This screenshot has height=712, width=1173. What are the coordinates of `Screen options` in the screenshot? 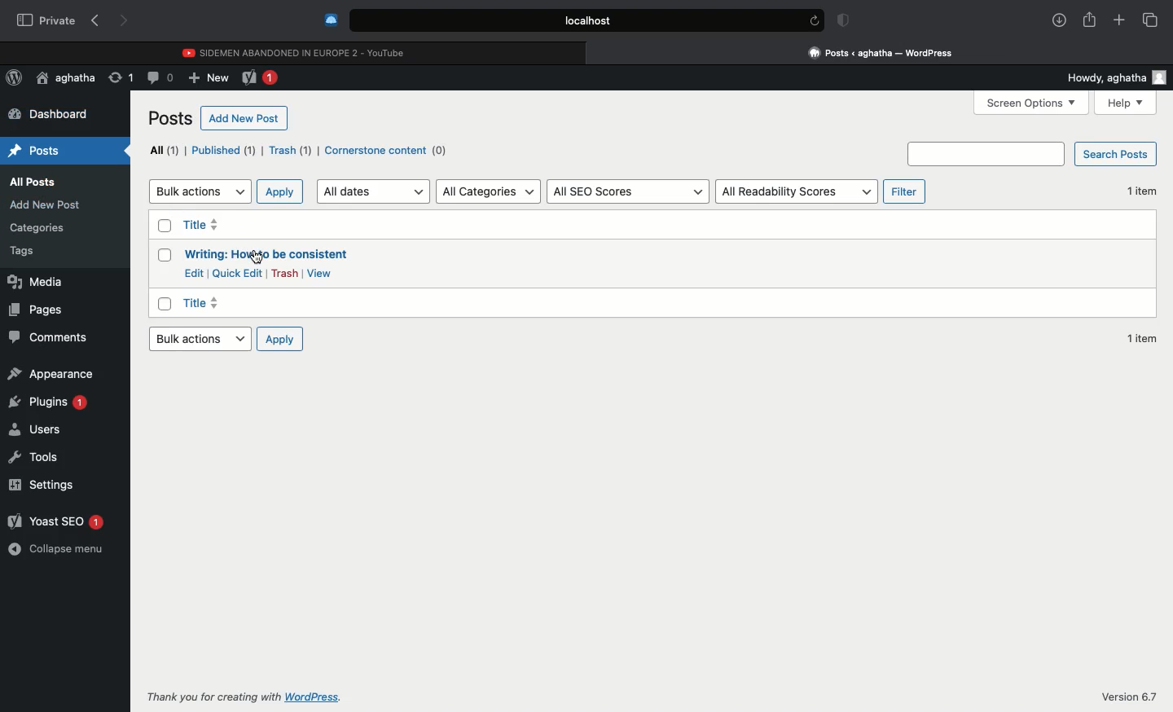 It's located at (1034, 102).